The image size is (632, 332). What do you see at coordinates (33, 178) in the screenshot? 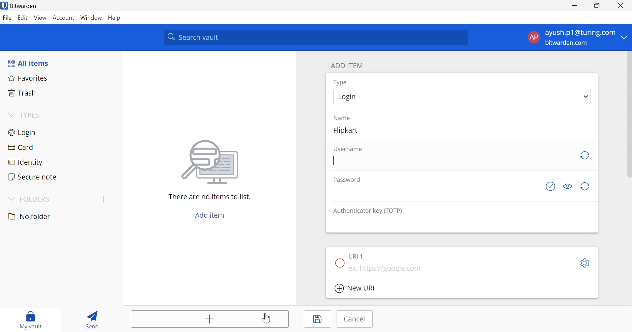
I see `Secure note` at bounding box center [33, 178].